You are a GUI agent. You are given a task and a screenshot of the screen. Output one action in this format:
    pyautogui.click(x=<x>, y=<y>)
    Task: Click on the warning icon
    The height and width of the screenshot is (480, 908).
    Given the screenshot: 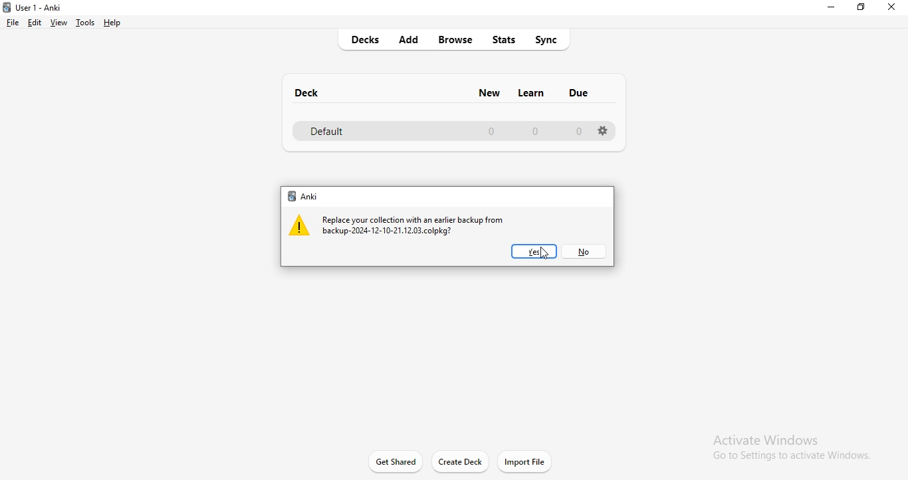 What is the action you would take?
    pyautogui.click(x=296, y=227)
    